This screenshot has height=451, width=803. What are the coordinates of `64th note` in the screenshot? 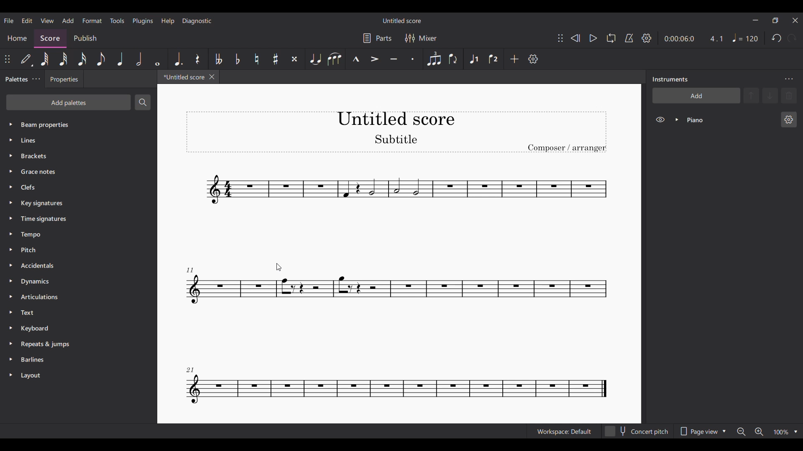 It's located at (45, 59).